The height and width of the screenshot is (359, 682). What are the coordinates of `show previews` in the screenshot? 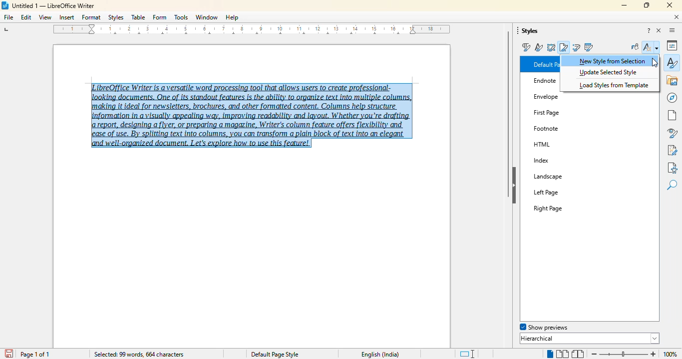 It's located at (543, 327).